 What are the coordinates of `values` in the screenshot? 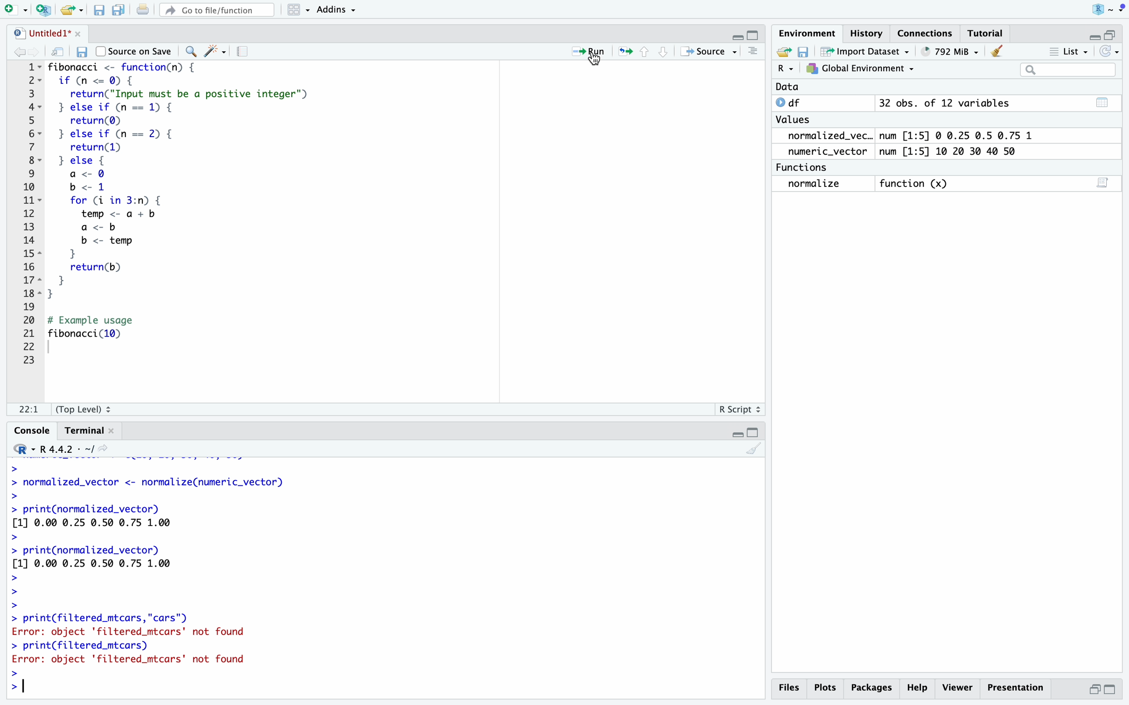 It's located at (795, 119).